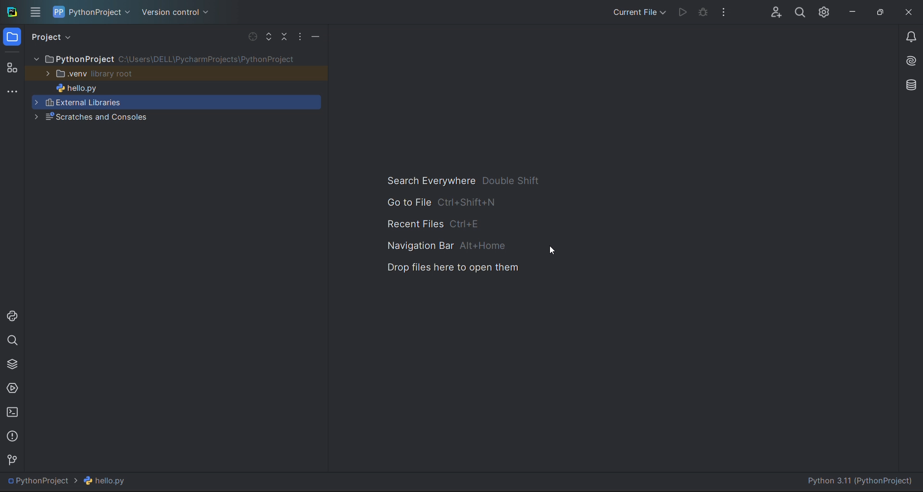 The height and width of the screenshot is (492, 923). I want to click on search, so click(800, 12).